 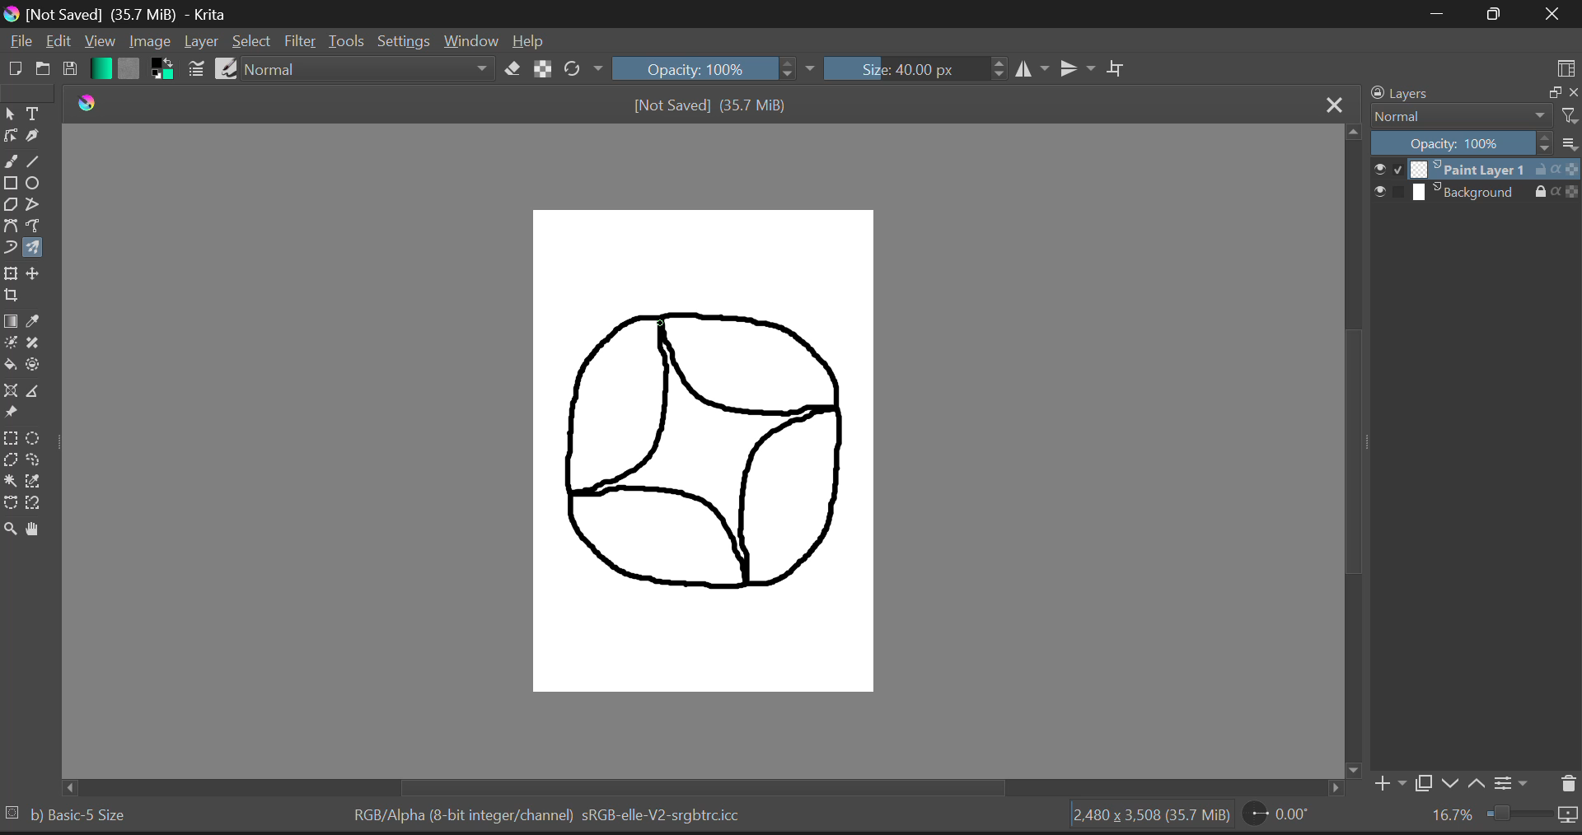 What do you see at coordinates (41, 70) in the screenshot?
I see `Open` at bounding box center [41, 70].